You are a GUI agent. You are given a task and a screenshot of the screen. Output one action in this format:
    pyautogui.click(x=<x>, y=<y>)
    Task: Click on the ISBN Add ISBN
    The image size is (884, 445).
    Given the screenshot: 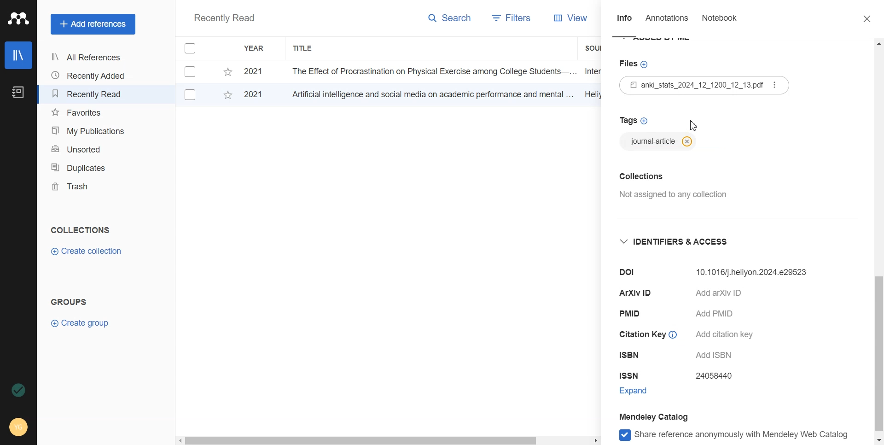 What is the action you would take?
    pyautogui.click(x=677, y=356)
    